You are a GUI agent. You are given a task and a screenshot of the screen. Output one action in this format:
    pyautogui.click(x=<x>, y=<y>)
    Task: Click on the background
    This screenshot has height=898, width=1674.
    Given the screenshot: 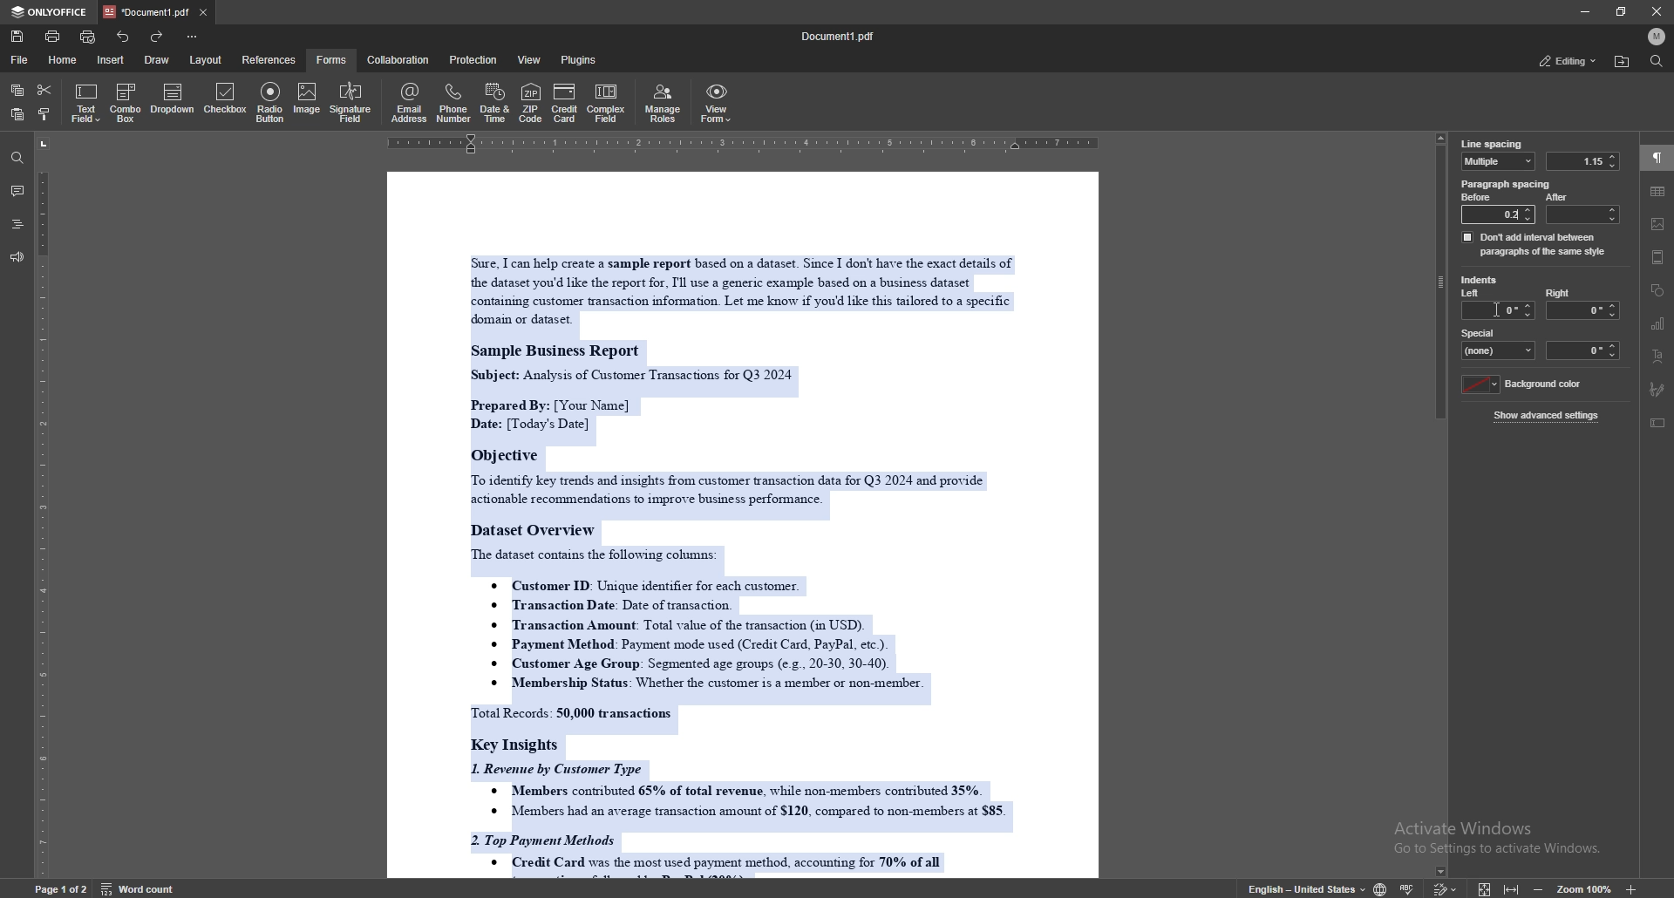 What is the action you would take?
    pyautogui.click(x=1525, y=384)
    